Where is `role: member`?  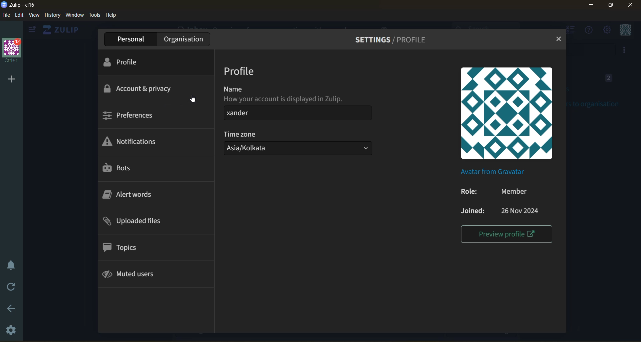
role: member is located at coordinates (498, 192).